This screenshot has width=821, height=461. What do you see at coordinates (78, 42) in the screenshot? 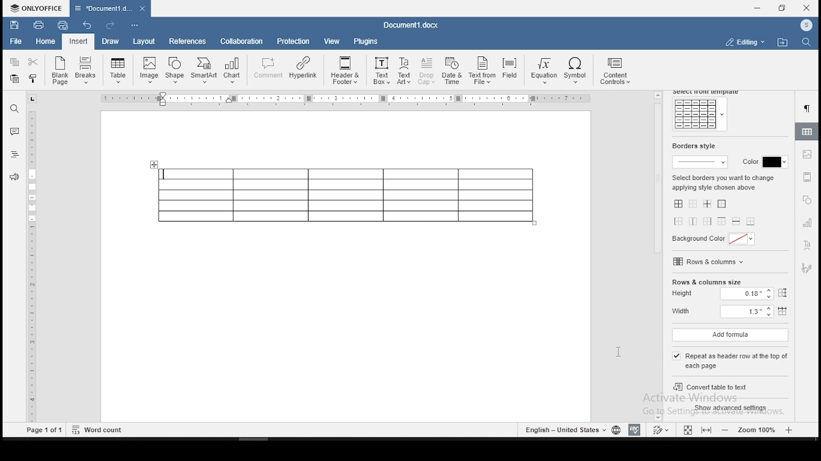
I see `input` at bounding box center [78, 42].